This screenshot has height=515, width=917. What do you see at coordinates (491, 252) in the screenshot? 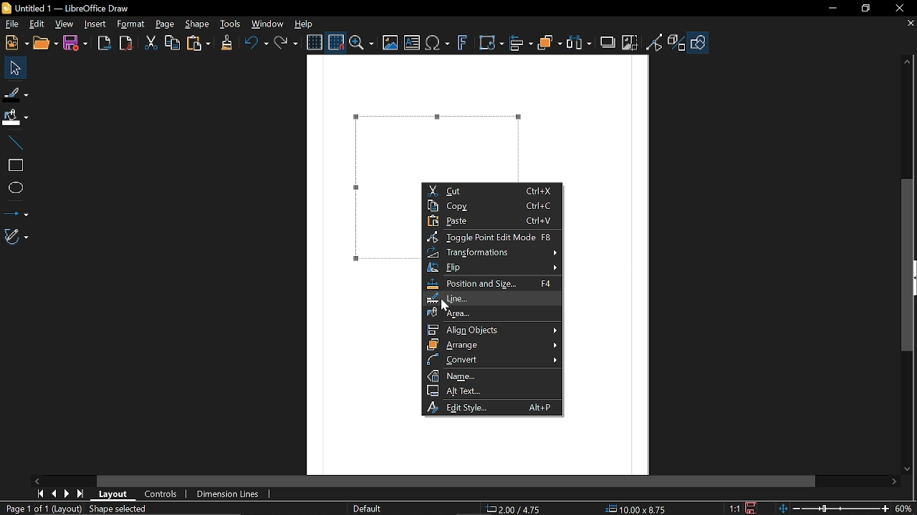
I see `Transformation` at bounding box center [491, 252].